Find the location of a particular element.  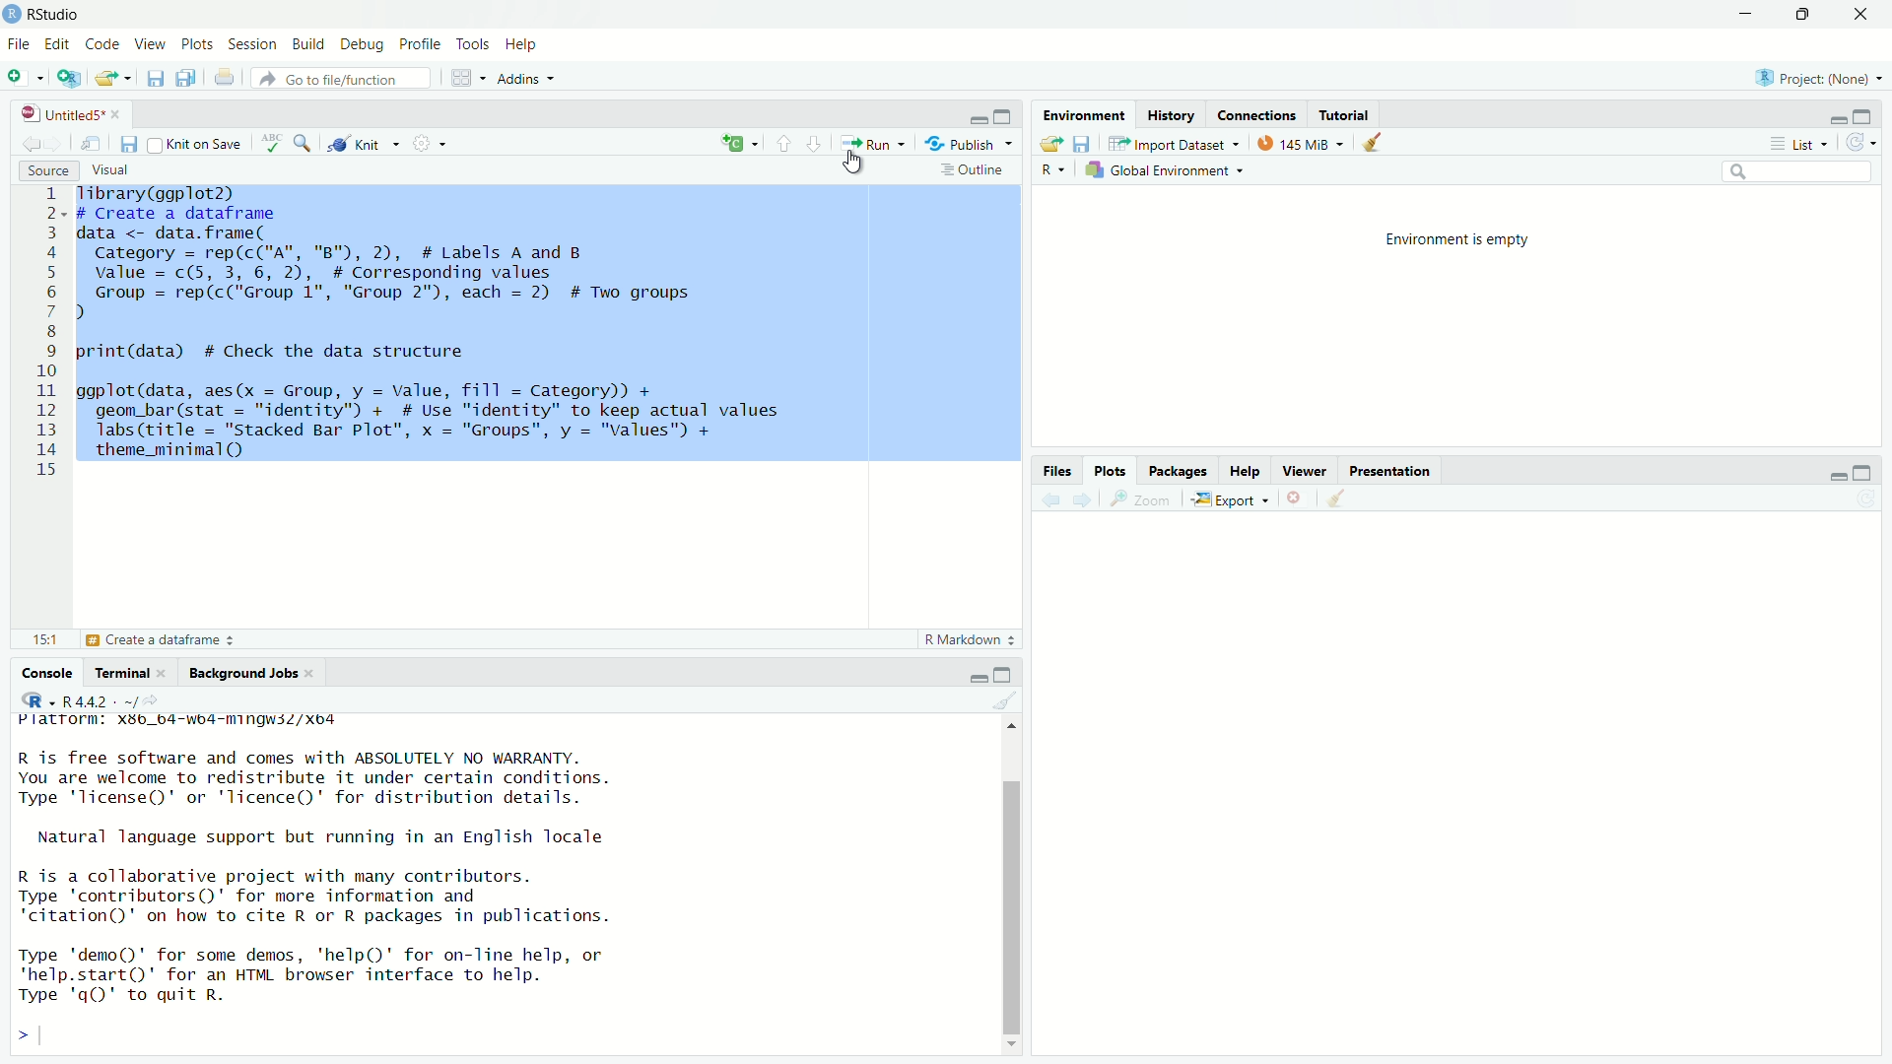

Go back to the previous source location (Ctrl + F9) is located at coordinates (1043, 498).